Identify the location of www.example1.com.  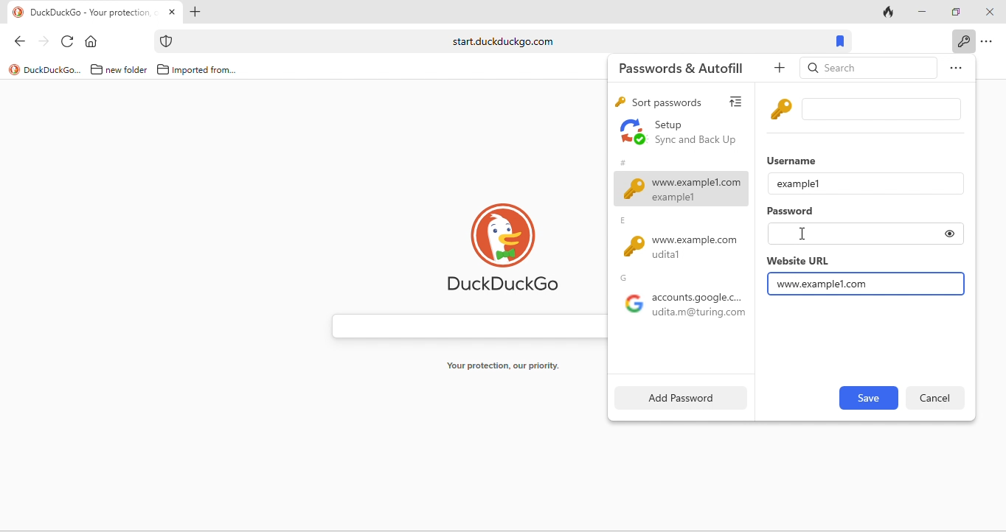
(824, 284).